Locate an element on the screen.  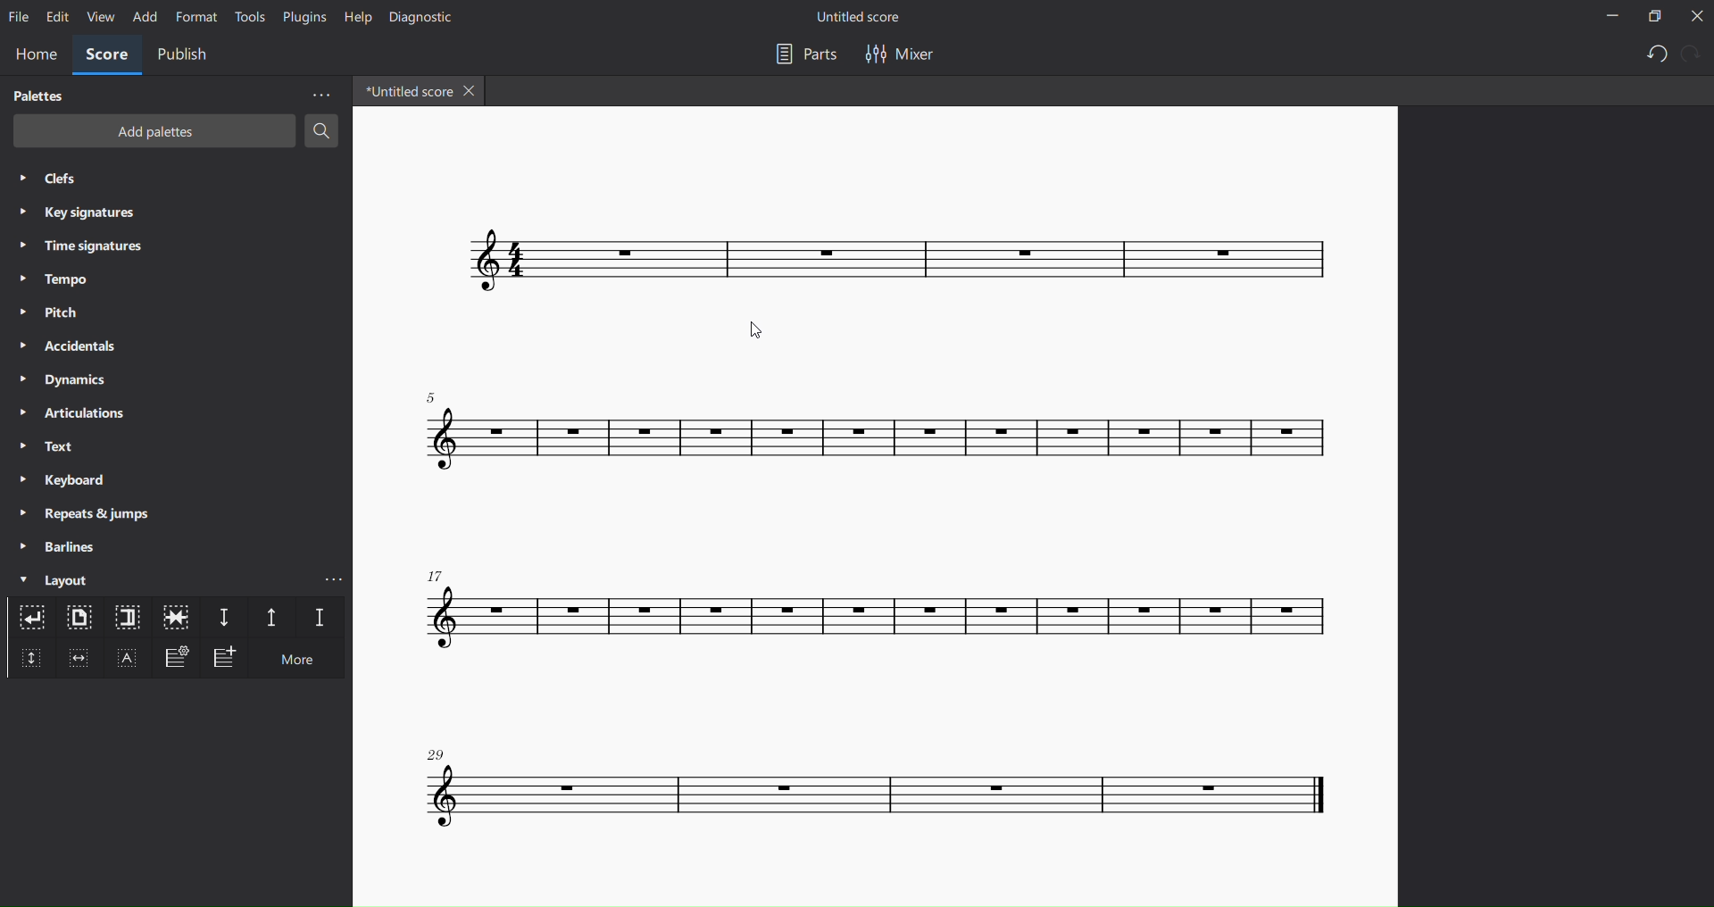
key signatures is located at coordinates (82, 215).